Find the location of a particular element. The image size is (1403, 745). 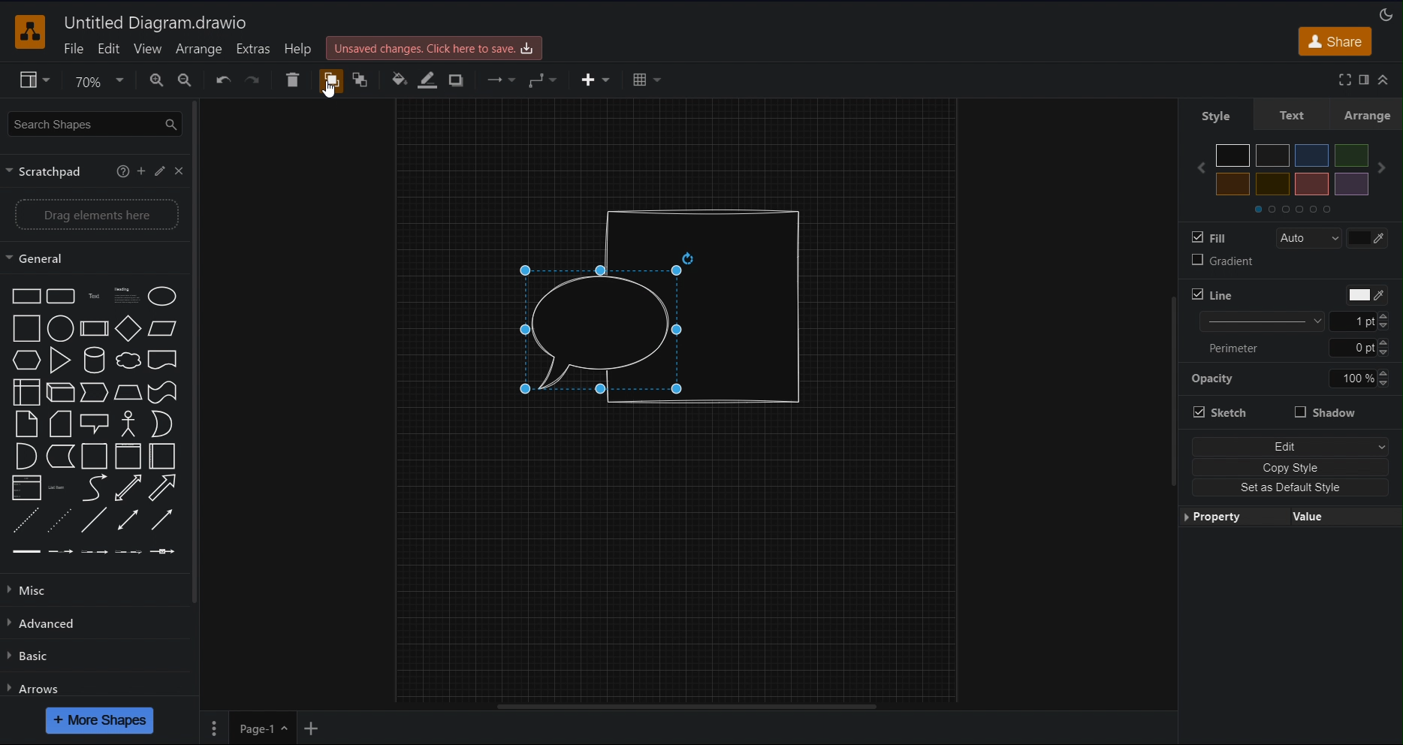

Manually input line thickness is located at coordinates (1353, 321).